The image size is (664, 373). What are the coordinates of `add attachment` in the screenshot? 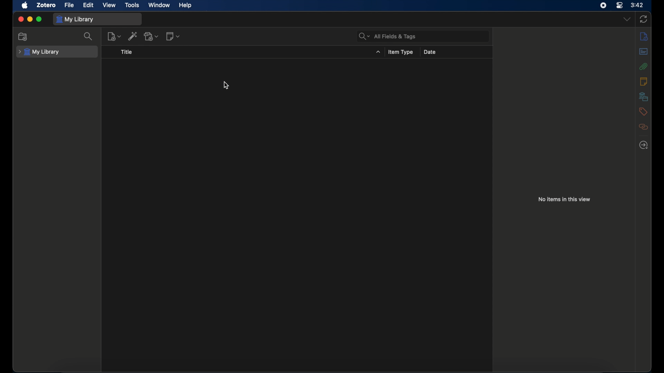 It's located at (151, 36).